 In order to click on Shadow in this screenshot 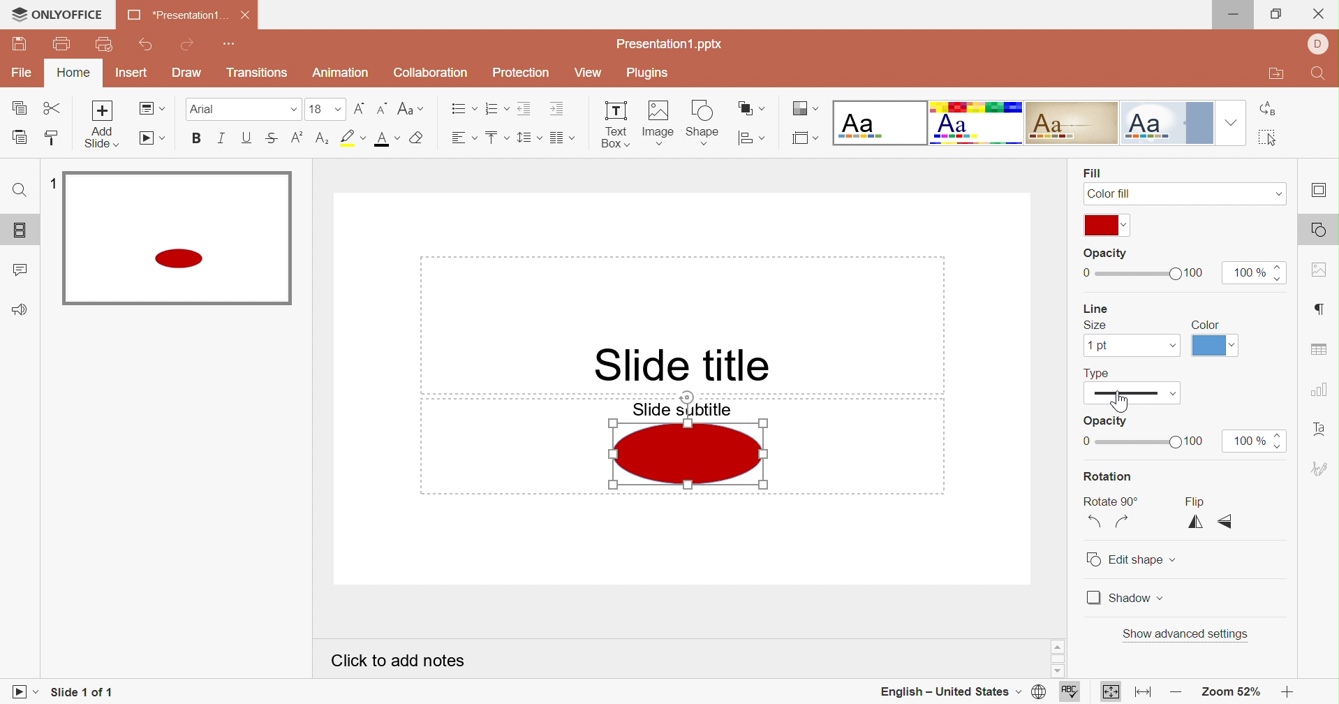, I will do `click(1125, 598)`.